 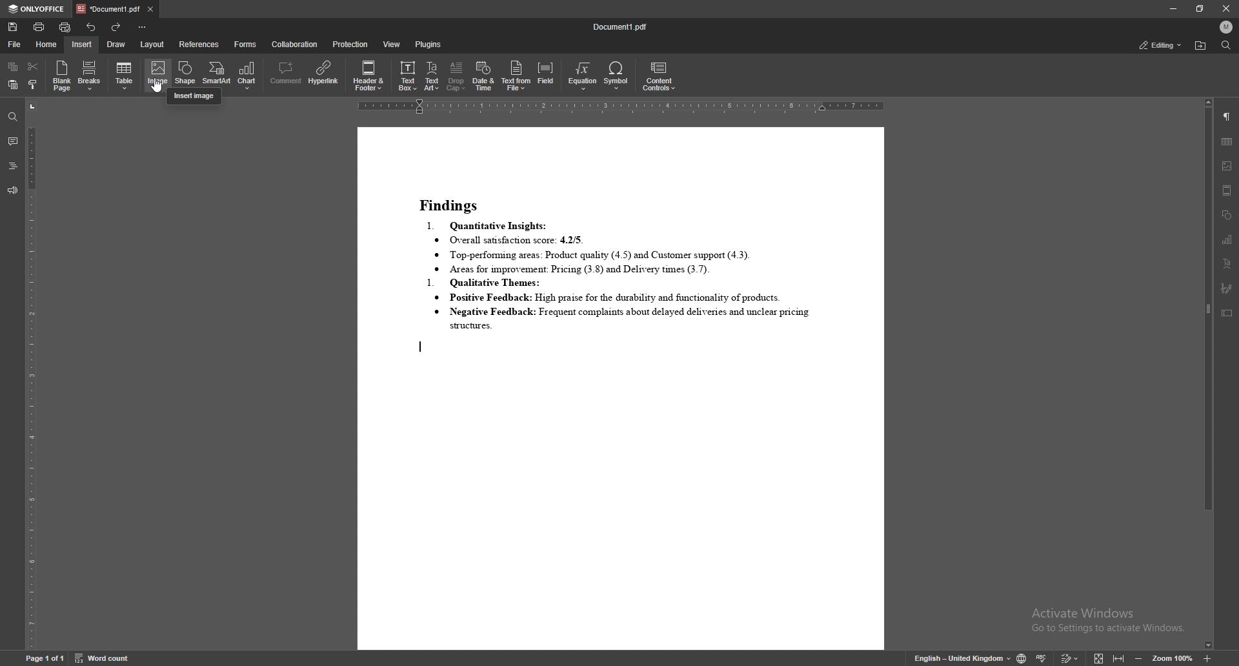 I want to click on word count, so click(x=104, y=658).